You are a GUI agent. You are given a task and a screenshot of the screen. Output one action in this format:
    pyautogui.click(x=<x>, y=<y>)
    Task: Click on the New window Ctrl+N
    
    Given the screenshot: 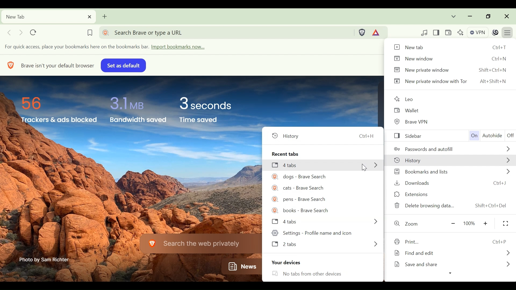 What is the action you would take?
    pyautogui.click(x=450, y=59)
    